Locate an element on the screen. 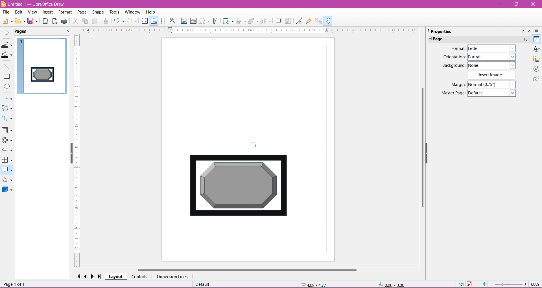  Page is located at coordinates (440, 39).